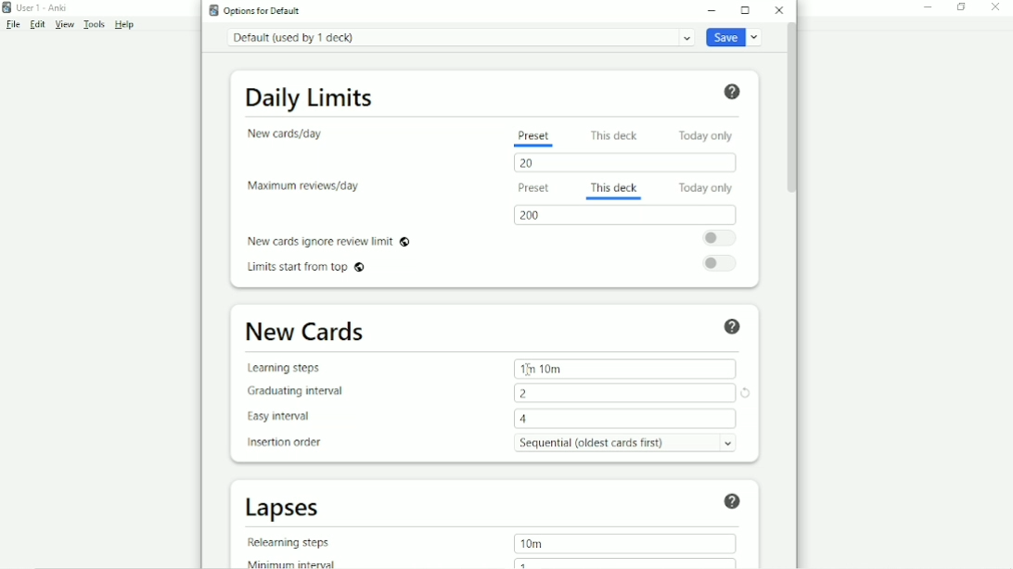  Describe the element at coordinates (125, 25) in the screenshot. I see `Help` at that location.